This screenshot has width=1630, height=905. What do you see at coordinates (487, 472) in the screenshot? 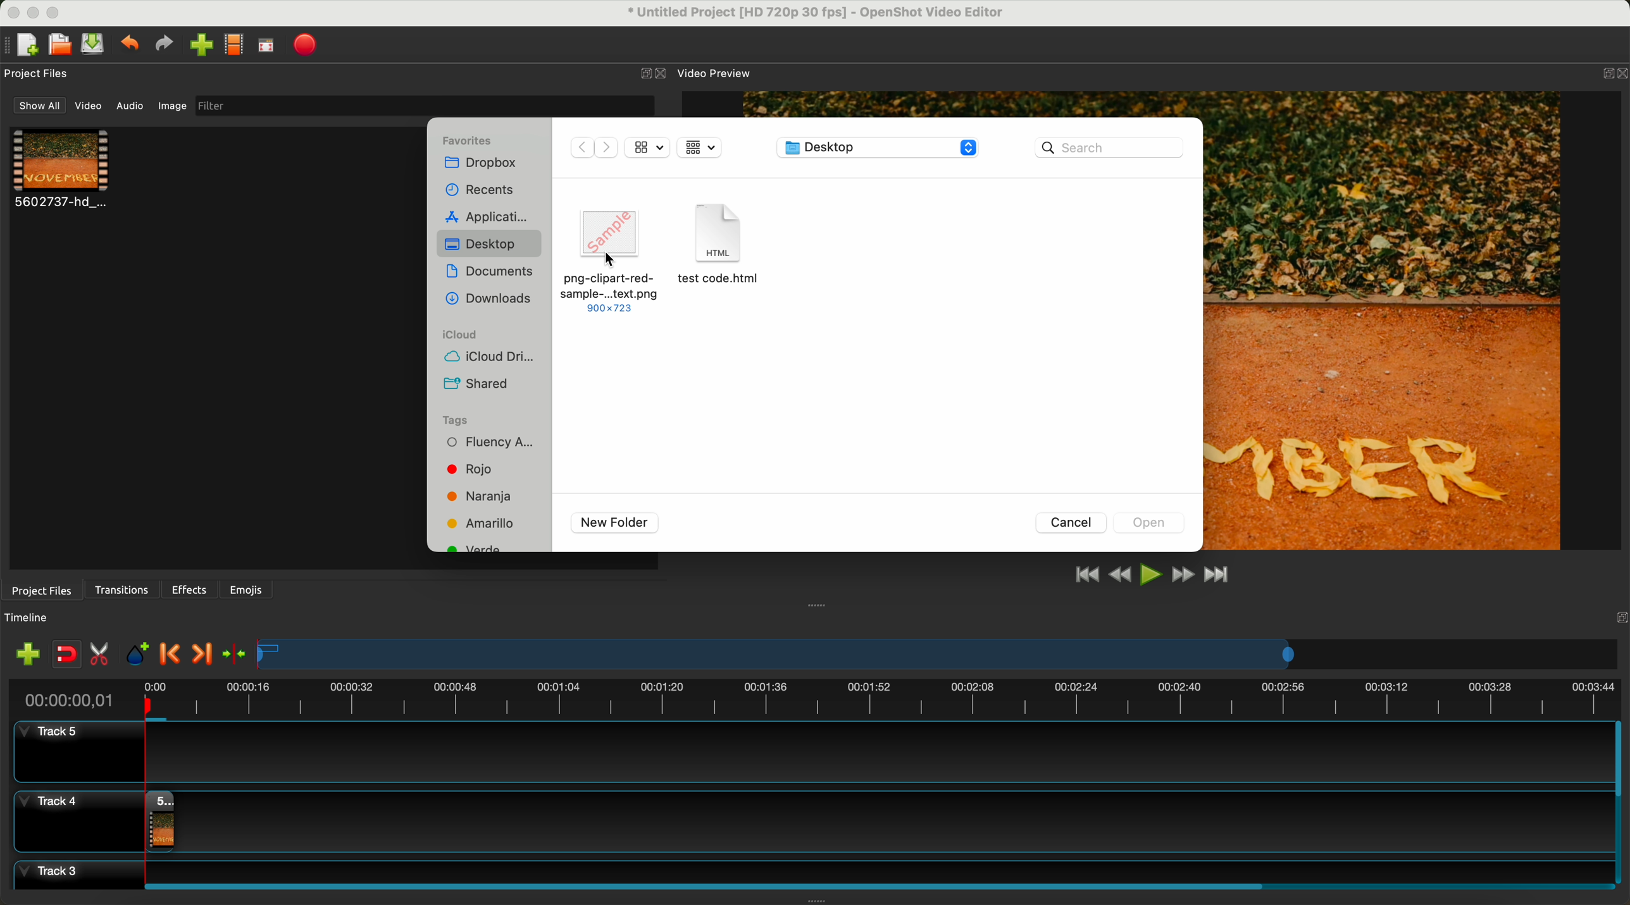
I see `Rajo` at bounding box center [487, 472].